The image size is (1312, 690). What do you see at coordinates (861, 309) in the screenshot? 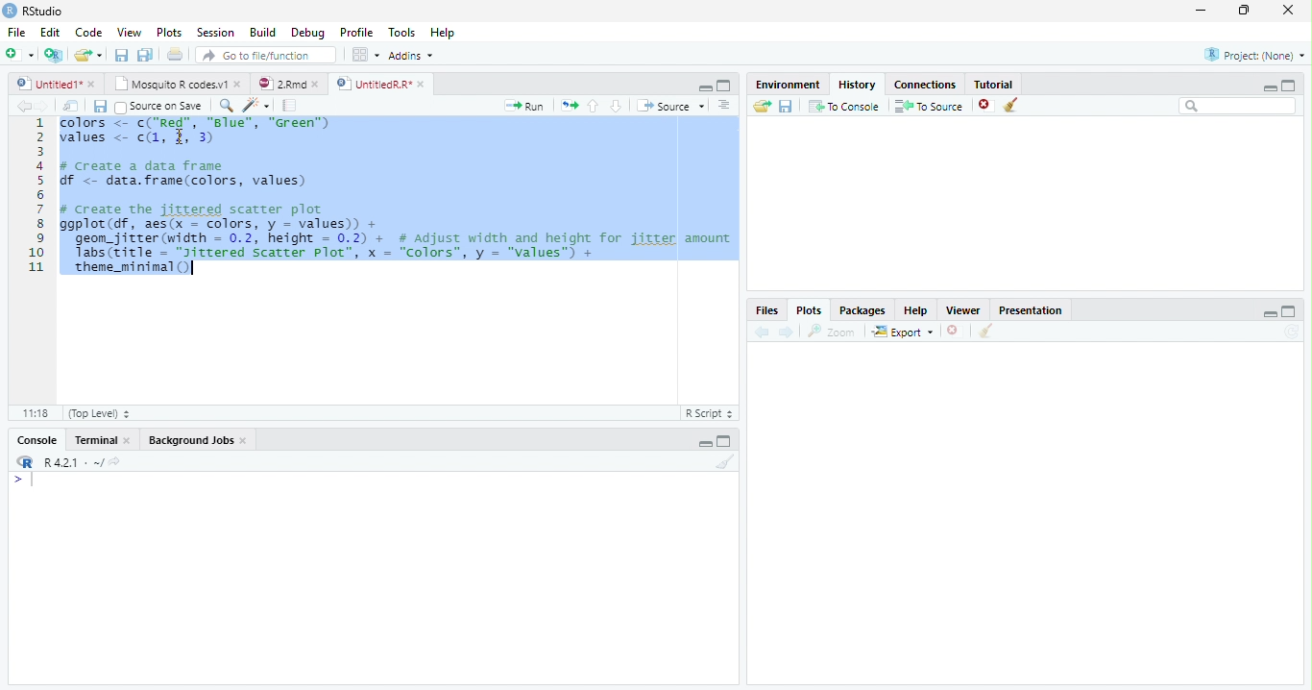
I see `Packages` at bounding box center [861, 309].